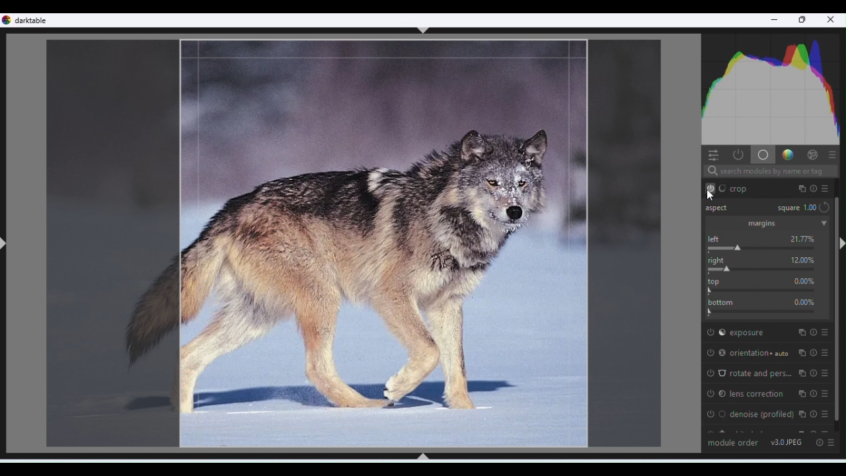 This screenshot has height=476, width=846. I want to click on crop, so click(772, 187).